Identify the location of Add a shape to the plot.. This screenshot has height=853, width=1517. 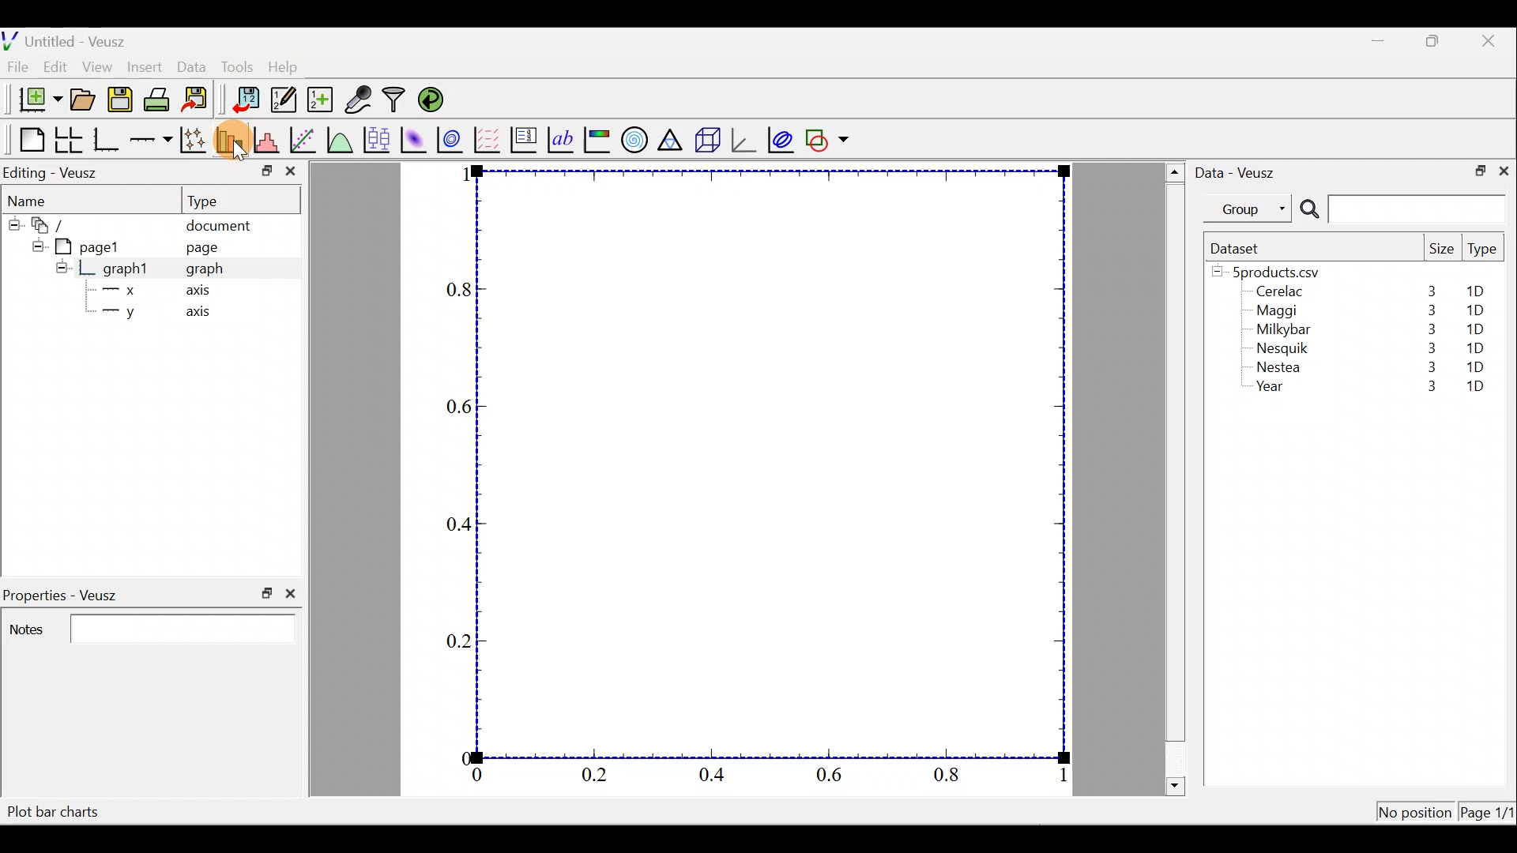
(828, 137).